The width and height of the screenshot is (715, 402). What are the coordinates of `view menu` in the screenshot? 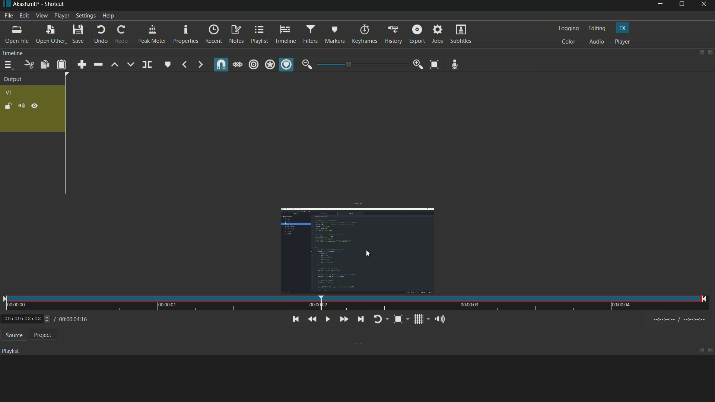 It's located at (41, 16).